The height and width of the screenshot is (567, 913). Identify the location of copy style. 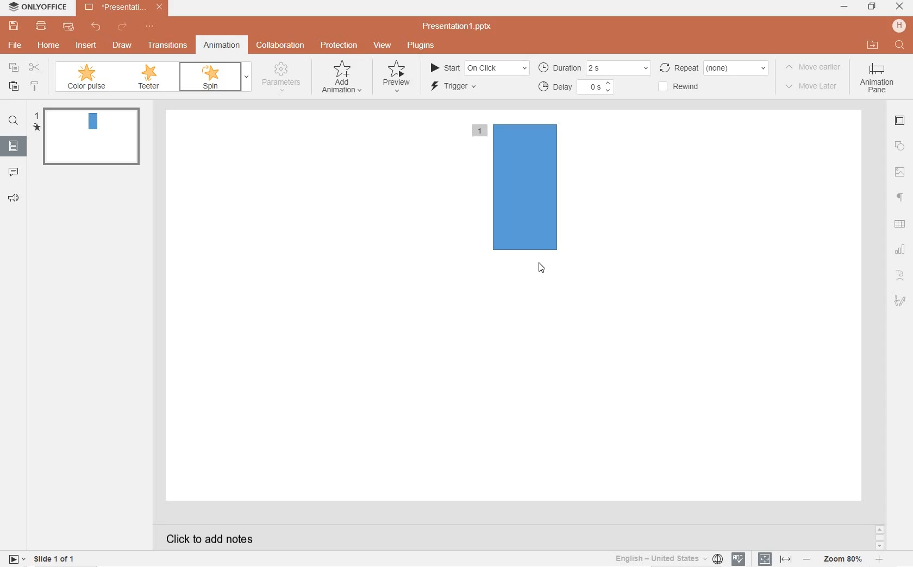
(35, 87).